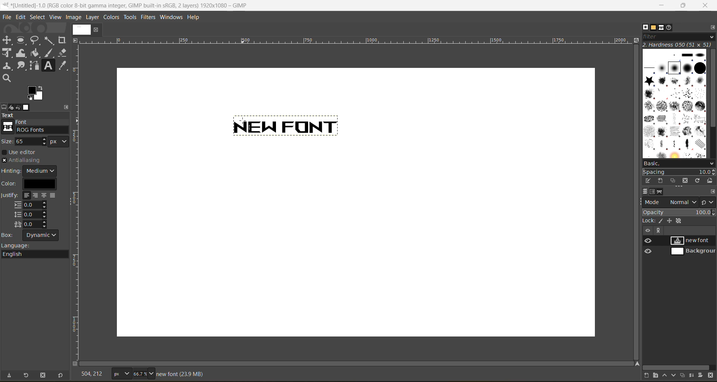  Describe the element at coordinates (110, 17) in the screenshot. I see `colors` at that location.